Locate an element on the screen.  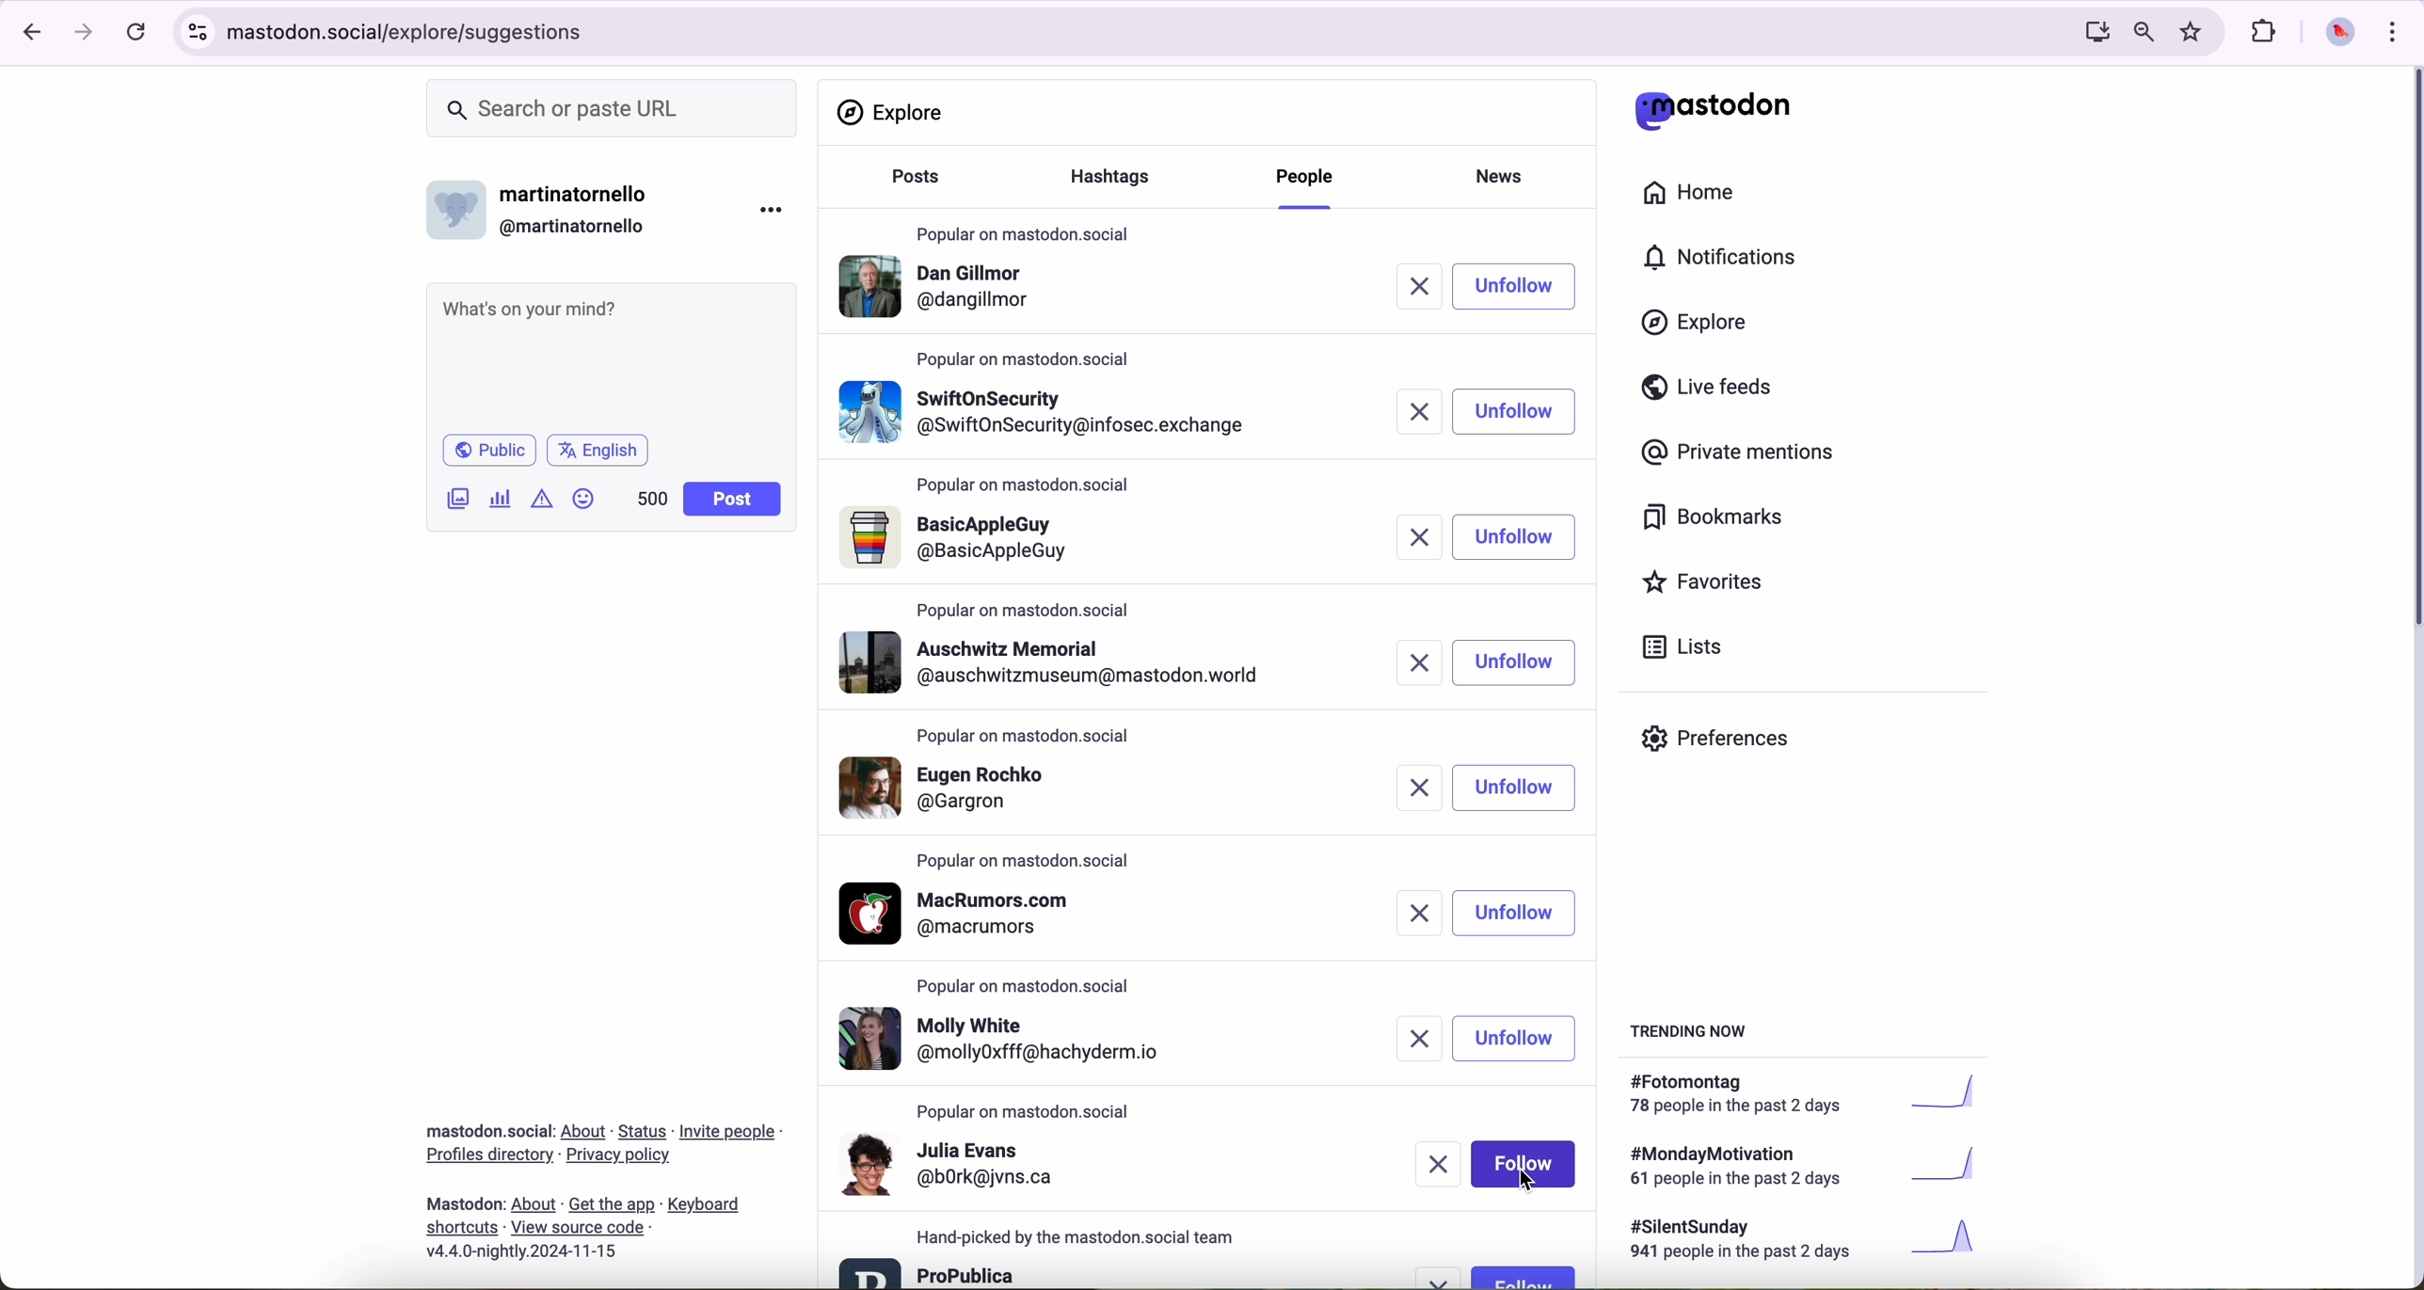
refresh page is located at coordinates (137, 33).